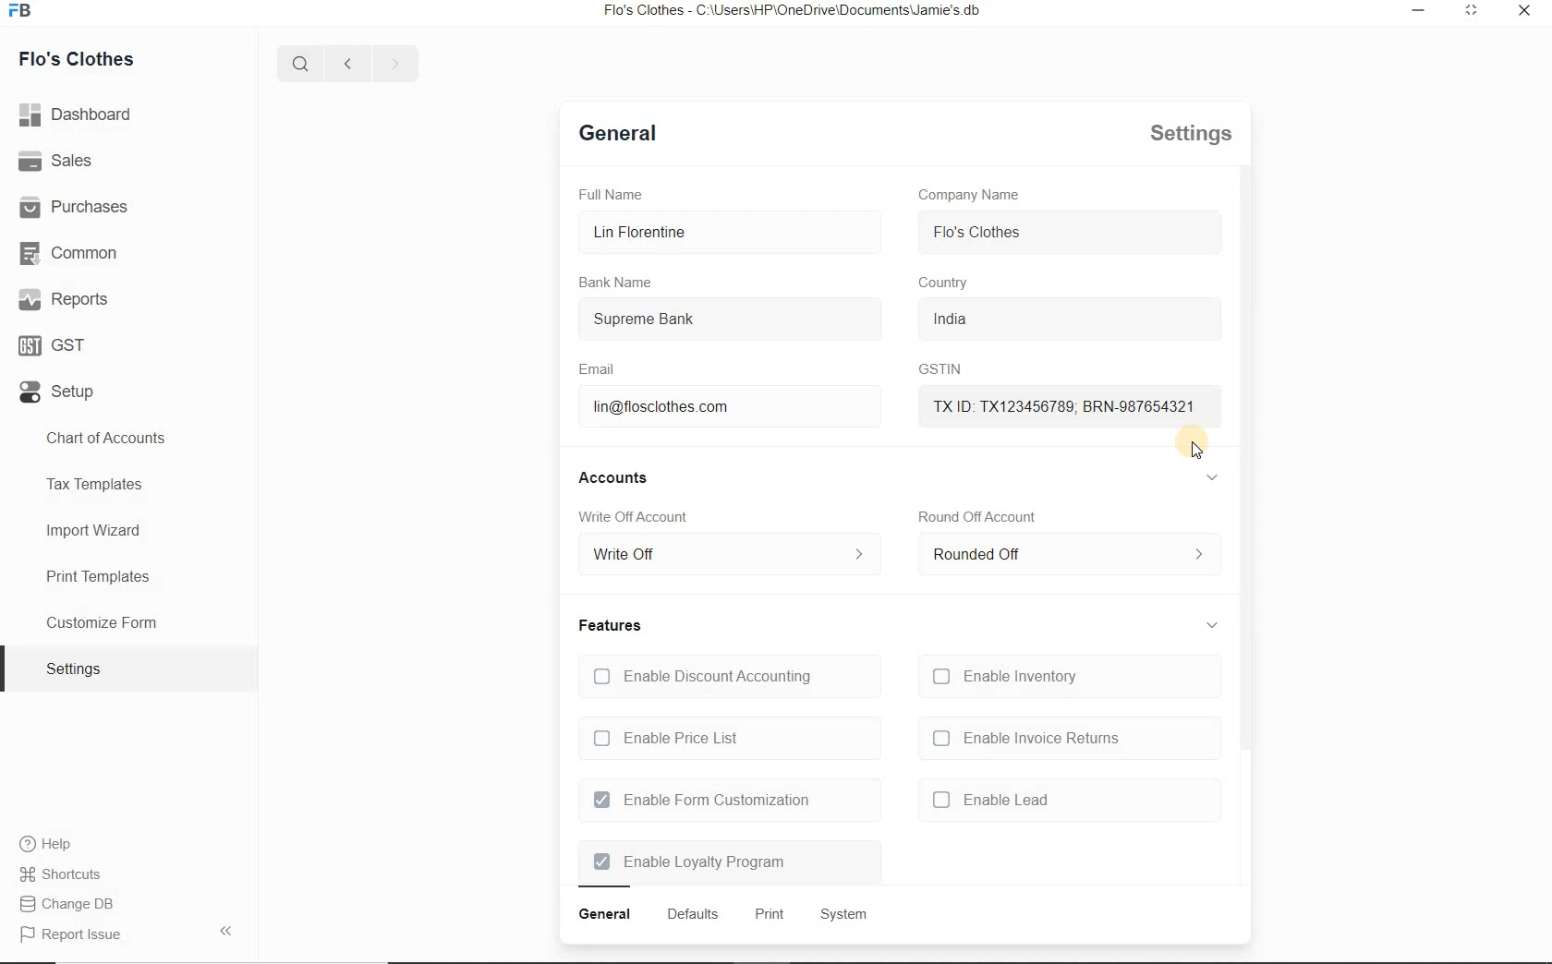 Image resolution: width=1552 pixels, height=964 pixels. Describe the element at coordinates (83, 208) in the screenshot. I see `Purchases` at that location.